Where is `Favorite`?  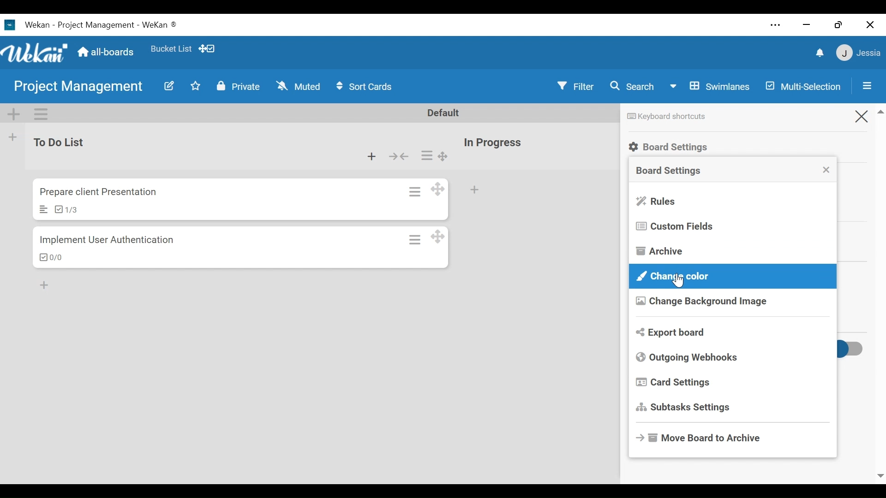
Favorite is located at coordinates (171, 49).